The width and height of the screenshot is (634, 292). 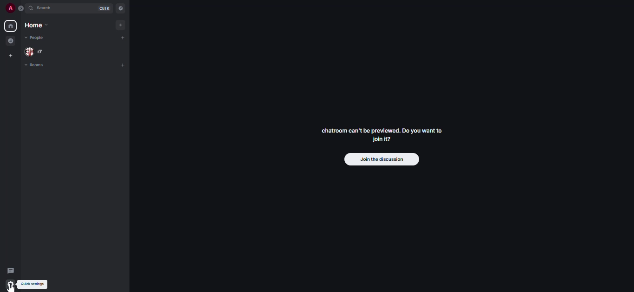 What do you see at coordinates (47, 9) in the screenshot?
I see `search` at bounding box center [47, 9].